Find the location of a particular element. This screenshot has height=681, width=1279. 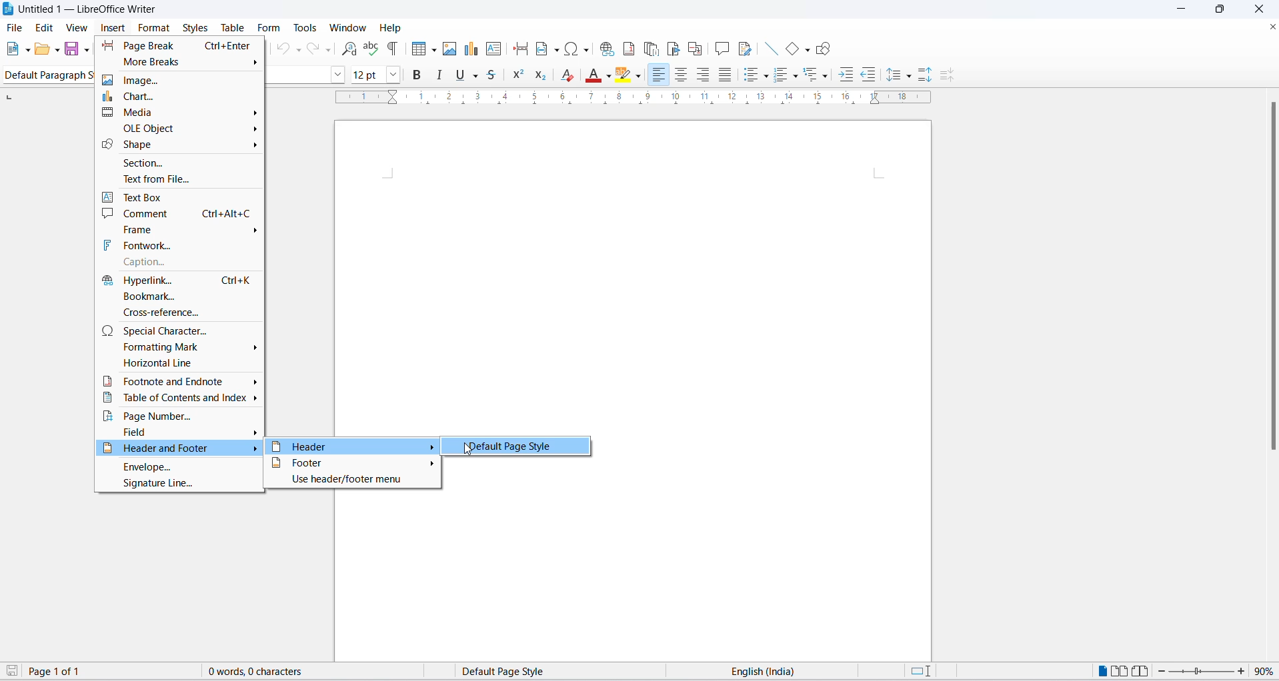

decrease zoom is located at coordinates (1160, 672).